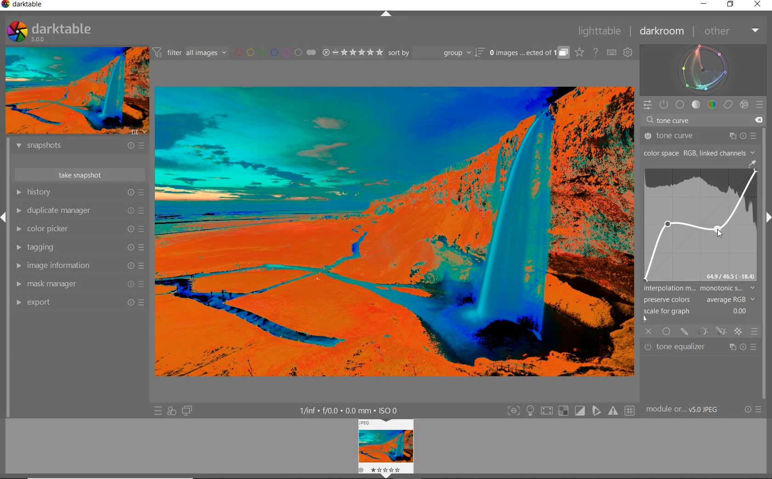  What do you see at coordinates (596, 52) in the screenshot?
I see `HELP ONLINE` at bounding box center [596, 52].